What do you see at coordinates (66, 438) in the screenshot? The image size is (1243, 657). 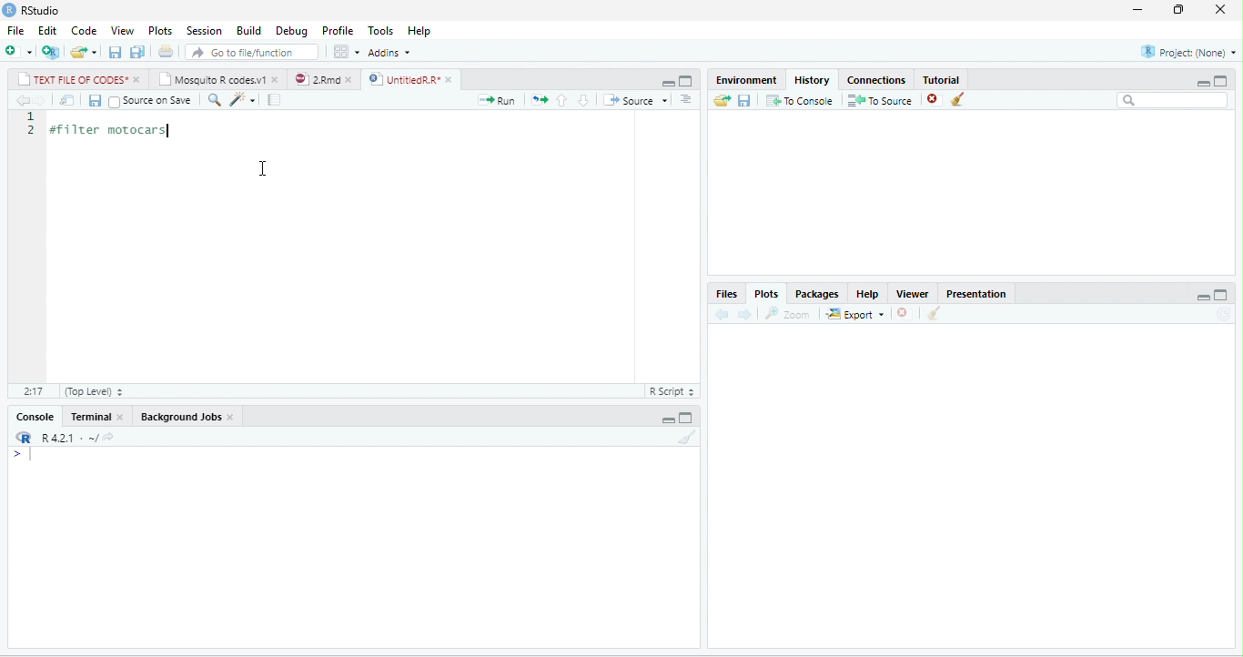 I see `R 4.2.1 ~/` at bounding box center [66, 438].